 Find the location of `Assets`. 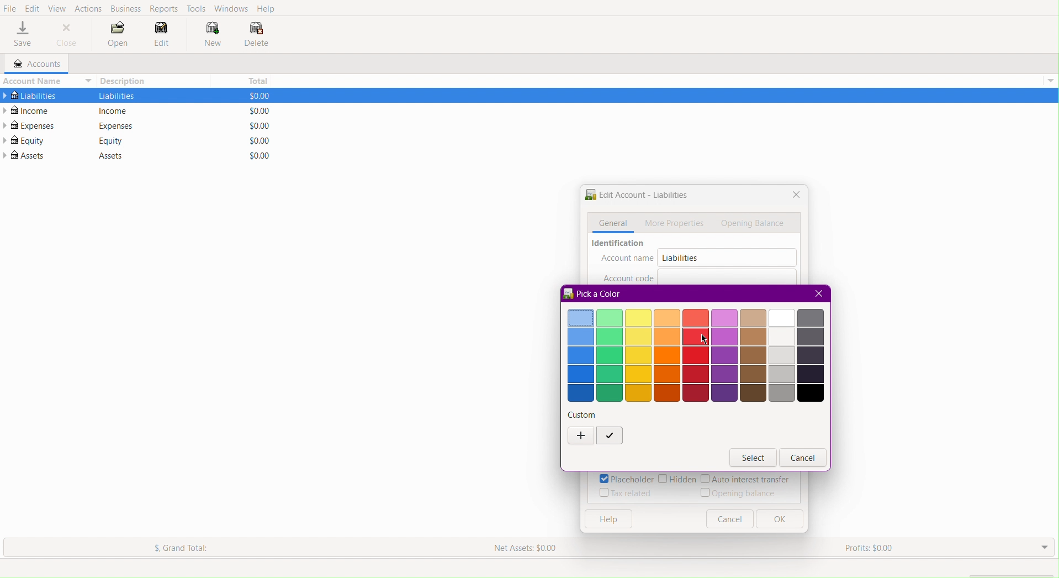

Assets is located at coordinates (25, 155).